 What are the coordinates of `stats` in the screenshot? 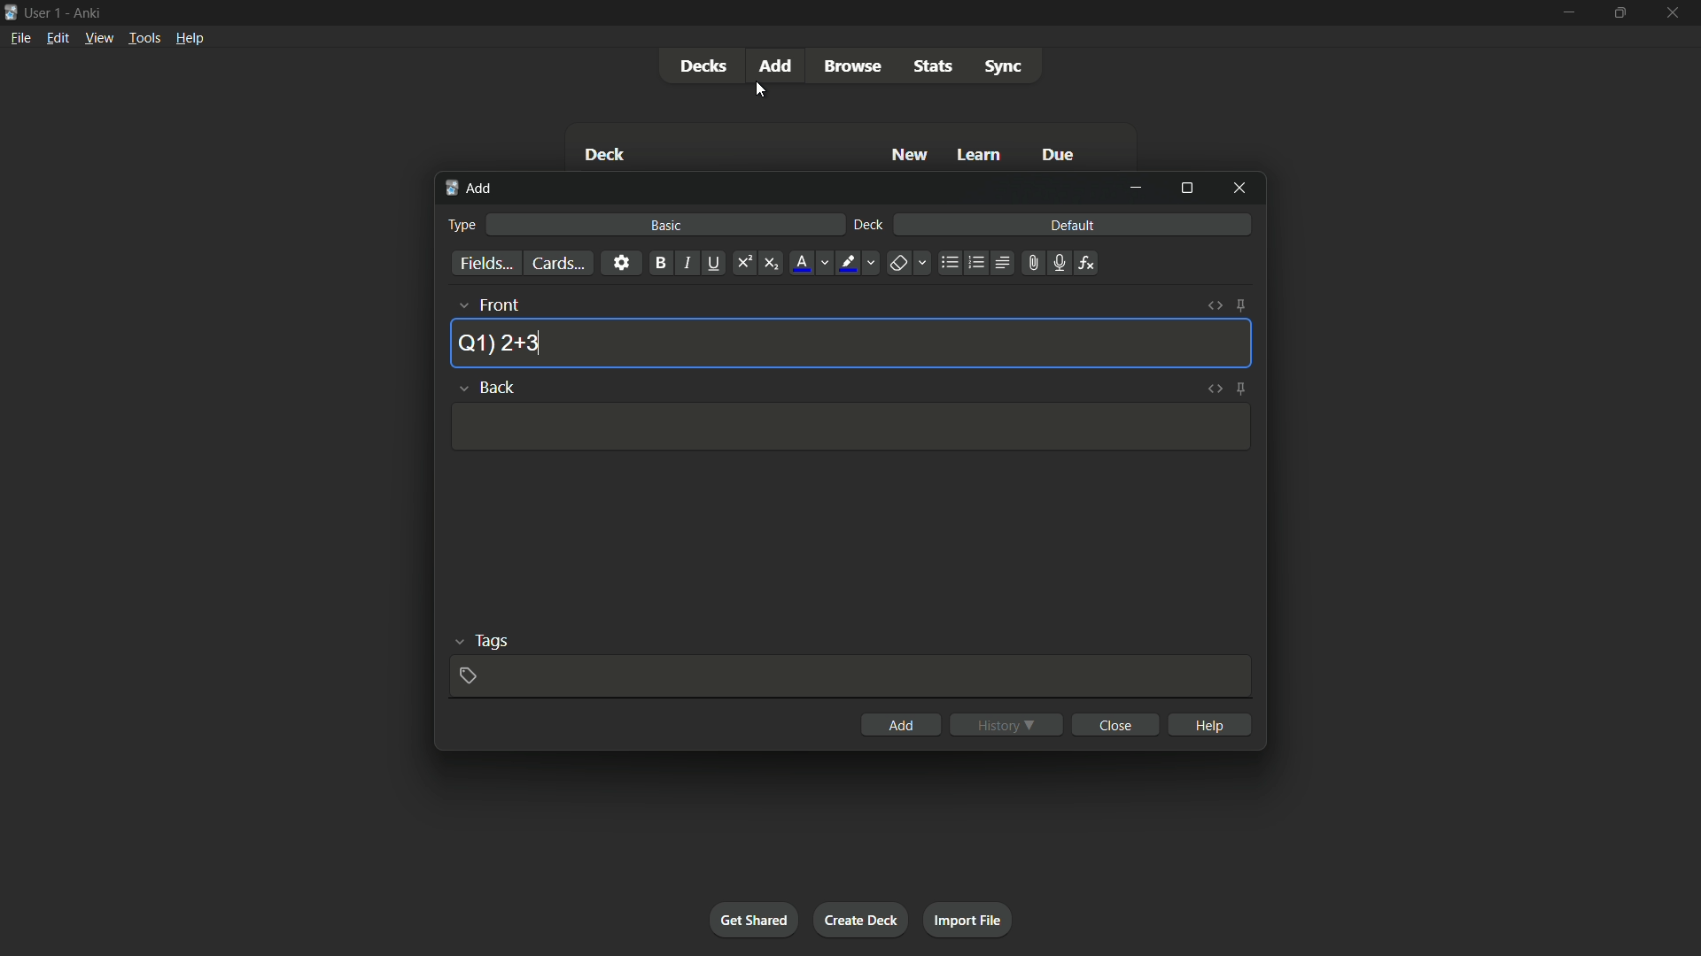 It's located at (935, 66).